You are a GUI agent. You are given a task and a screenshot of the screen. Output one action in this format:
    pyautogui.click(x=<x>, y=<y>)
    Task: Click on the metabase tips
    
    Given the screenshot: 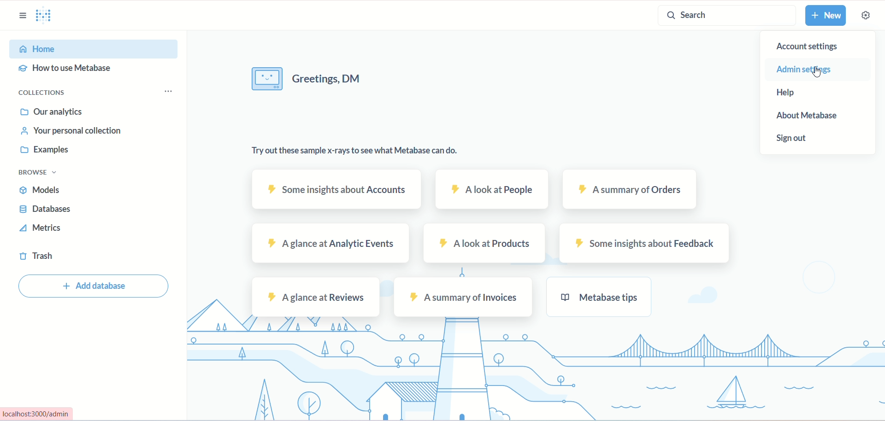 What is the action you would take?
    pyautogui.click(x=602, y=297)
    